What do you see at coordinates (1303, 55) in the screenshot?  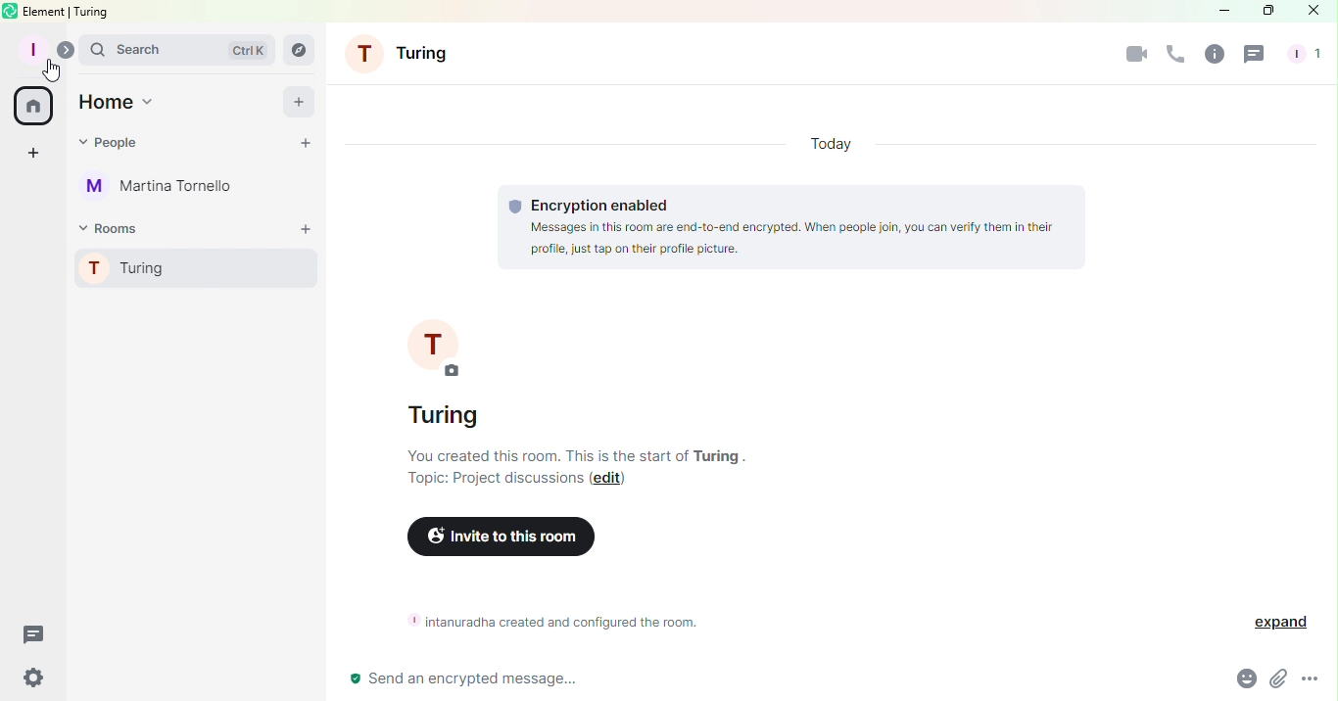 I see `People` at bounding box center [1303, 55].